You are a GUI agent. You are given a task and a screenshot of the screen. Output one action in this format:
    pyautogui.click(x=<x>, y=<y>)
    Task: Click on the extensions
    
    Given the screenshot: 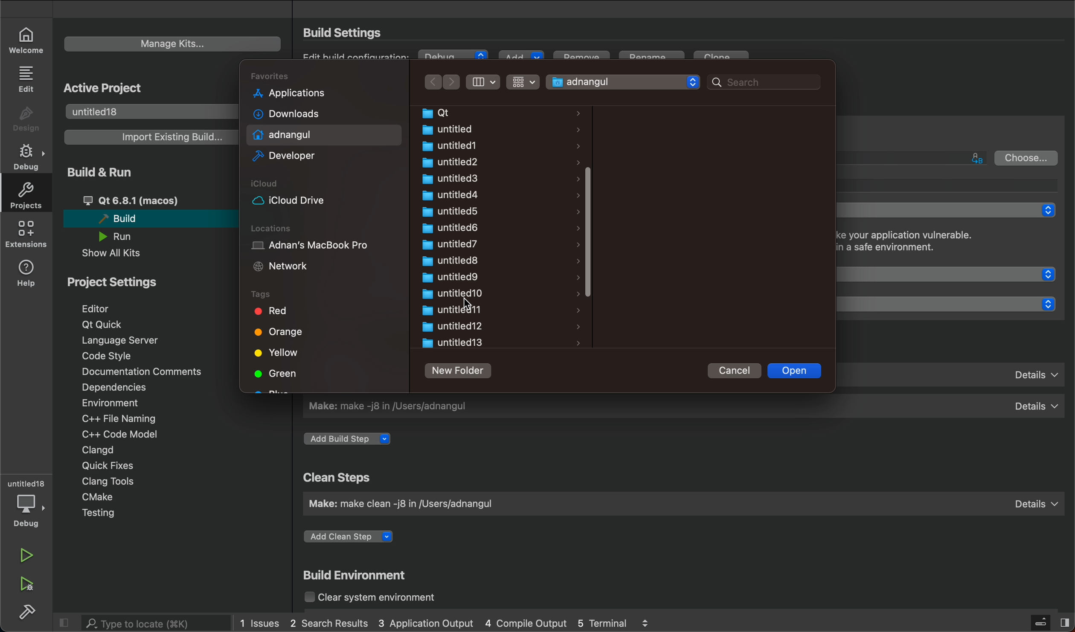 What is the action you would take?
    pyautogui.click(x=26, y=237)
    